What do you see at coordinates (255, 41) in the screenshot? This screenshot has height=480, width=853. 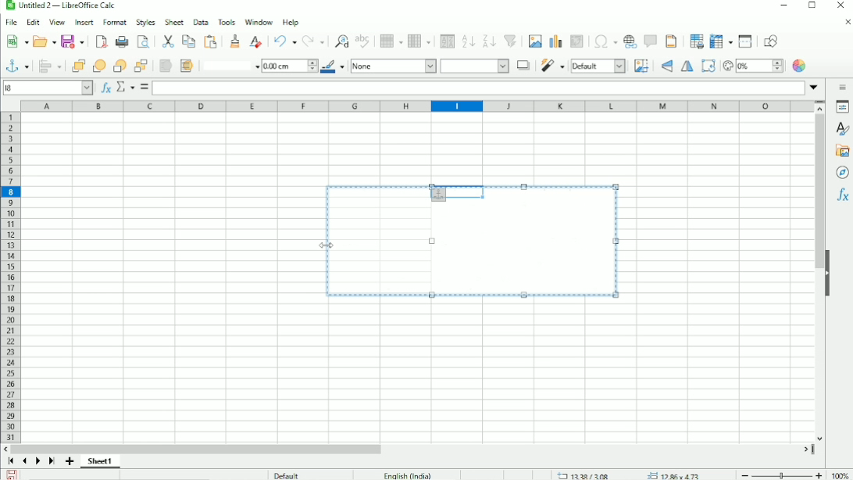 I see `Clear direct formatting` at bounding box center [255, 41].